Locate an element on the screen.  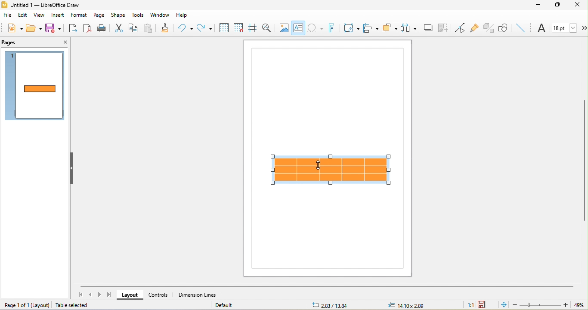
horizontal scroll bar is located at coordinates (327, 286).